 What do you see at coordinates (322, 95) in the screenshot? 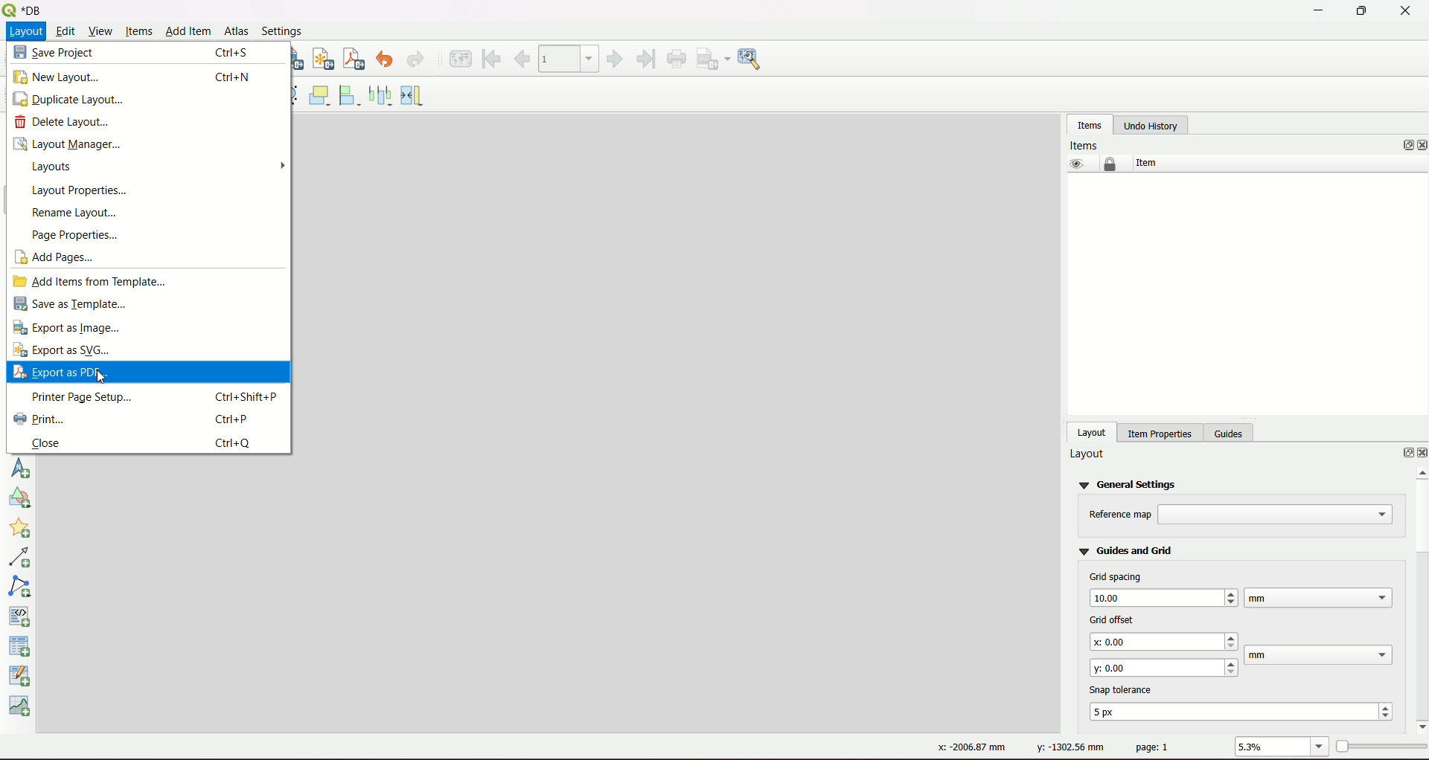
I see `raise selected` at bounding box center [322, 95].